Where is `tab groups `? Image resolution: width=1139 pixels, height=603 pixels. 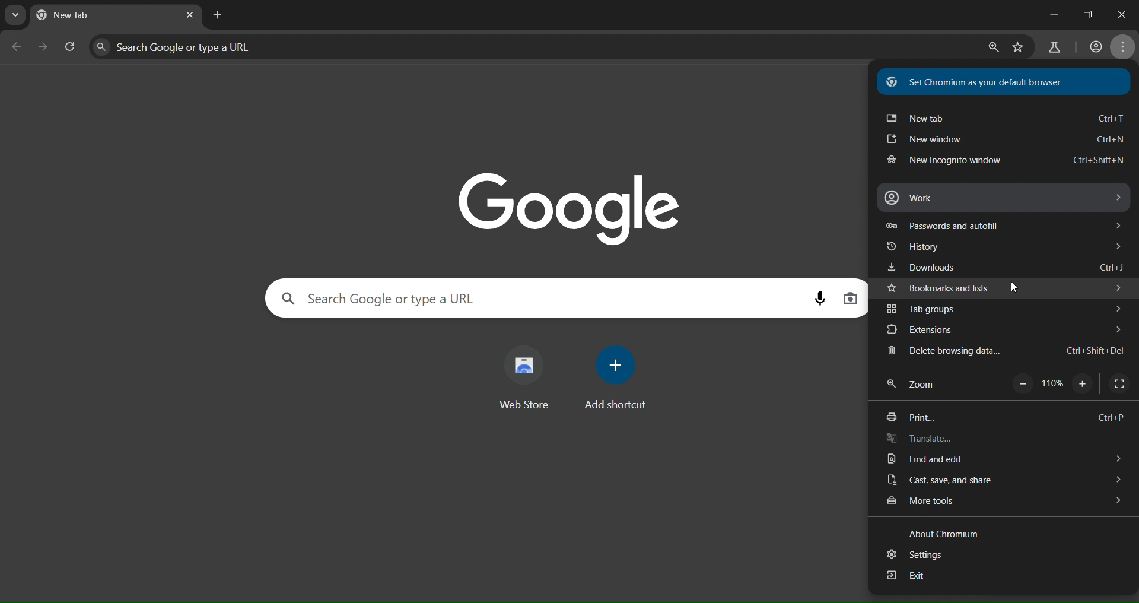 tab groups  is located at coordinates (1004, 310).